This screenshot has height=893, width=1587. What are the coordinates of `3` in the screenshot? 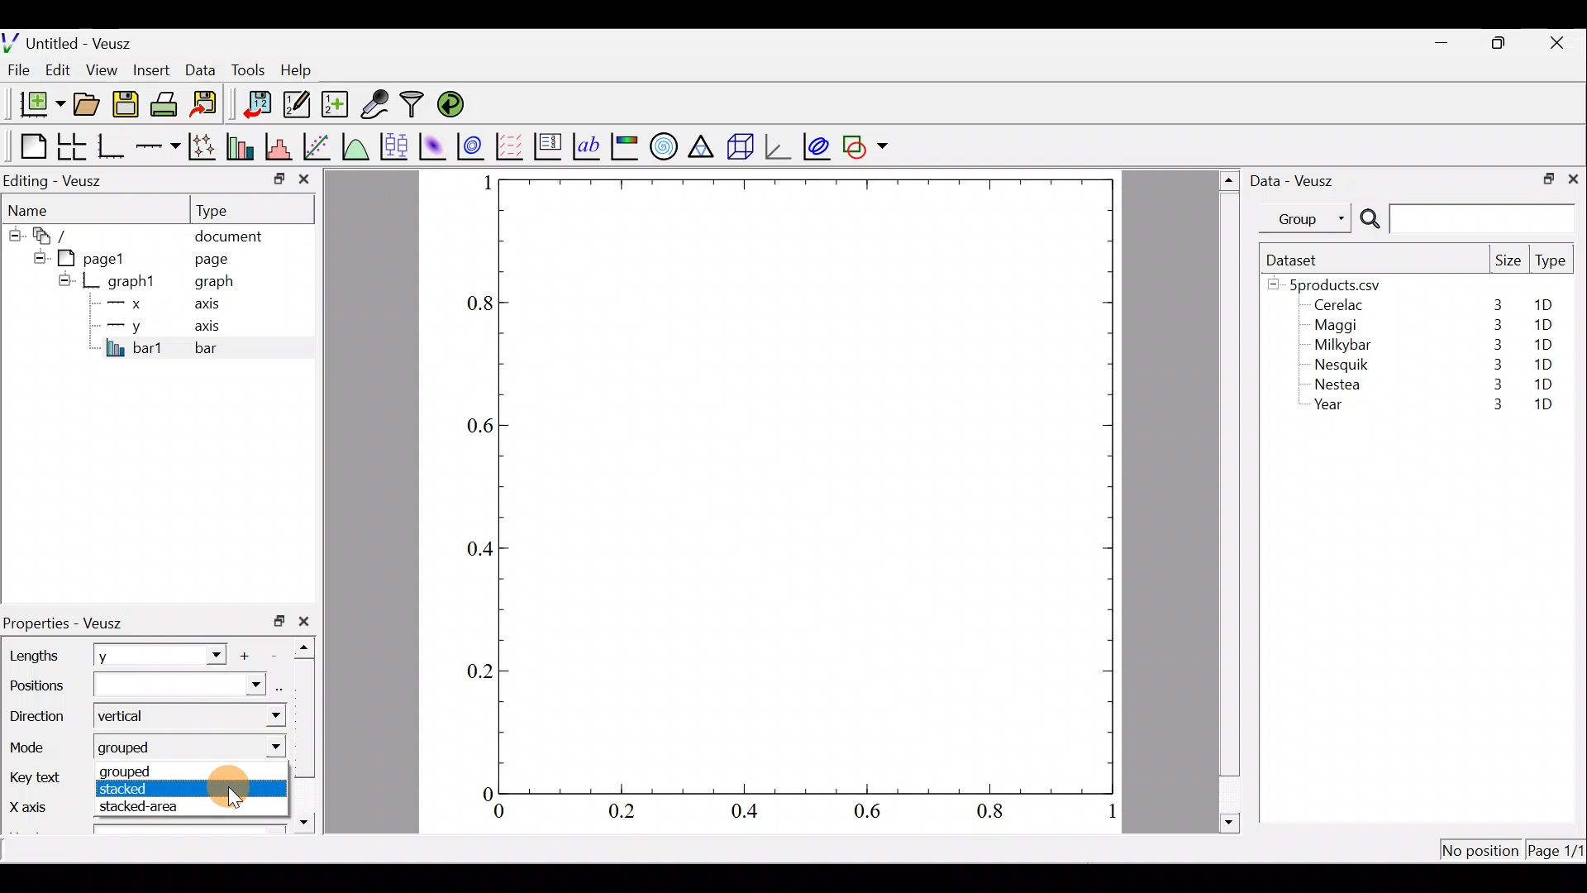 It's located at (1494, 345).